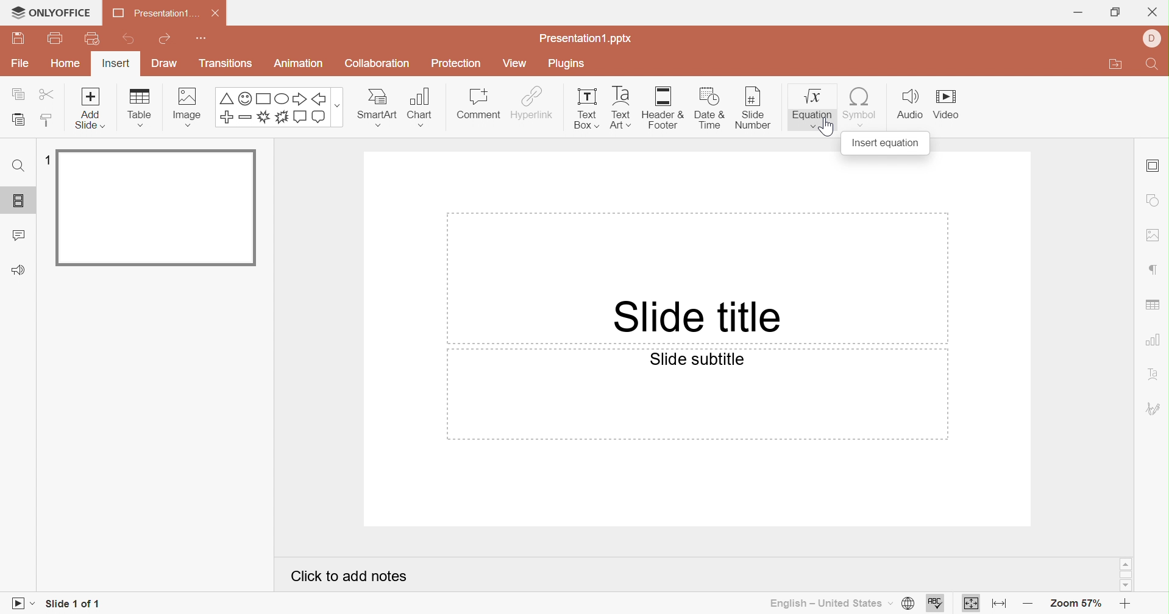 Image resolution: width=1169 pixels, height=614 pixels. I want to click on Video, so click(950, 103).